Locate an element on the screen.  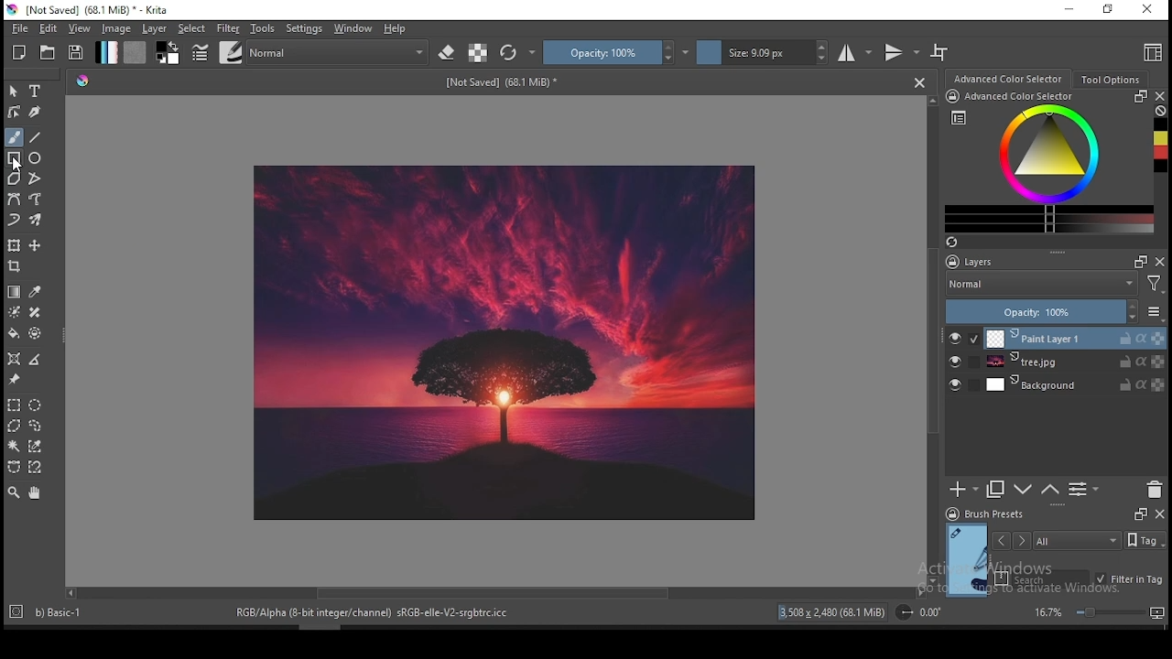
rectangle tool is located at coordinates (13, 158).